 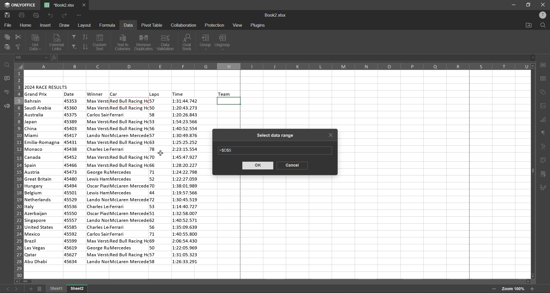 I want to click on cell settings, so click(x=543, y=65).